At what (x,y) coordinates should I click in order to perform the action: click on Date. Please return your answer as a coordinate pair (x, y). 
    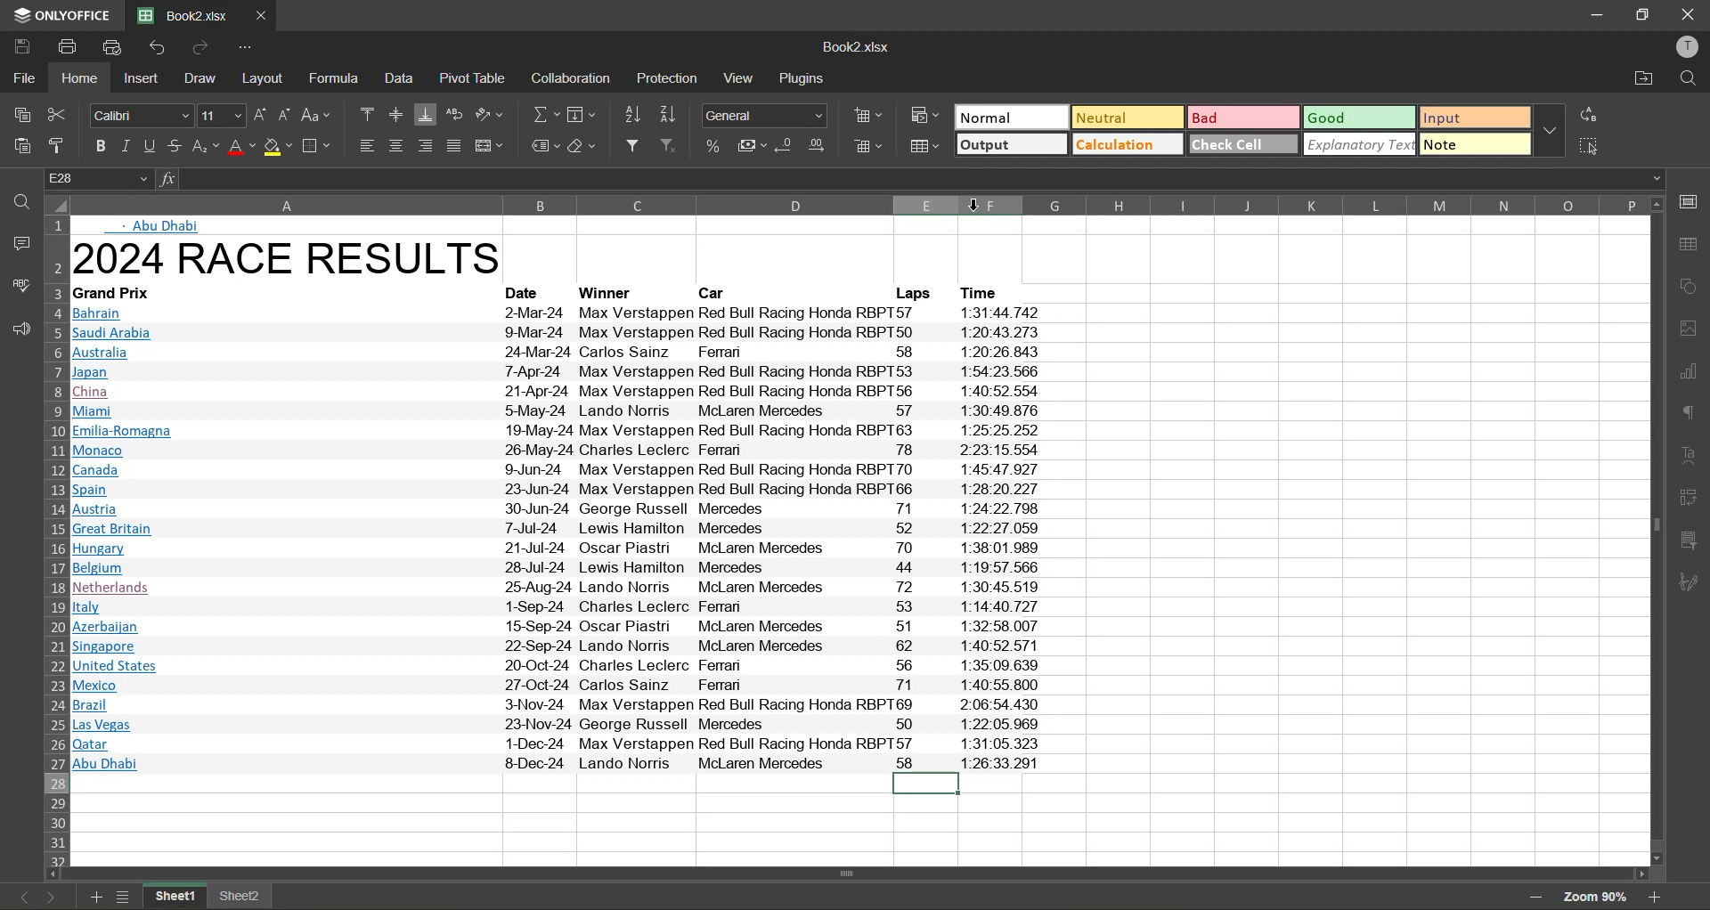
    Looking at the image, I should click on (531, 293).